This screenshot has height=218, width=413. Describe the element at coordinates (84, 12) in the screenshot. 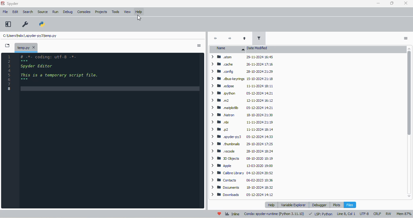

I see `consoles` at that location.